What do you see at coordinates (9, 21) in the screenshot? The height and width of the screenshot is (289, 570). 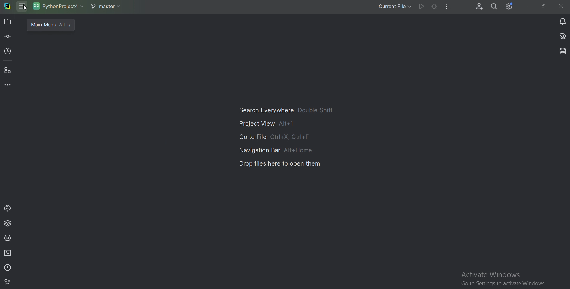 I see `Project` at bounding box center [9, 21].